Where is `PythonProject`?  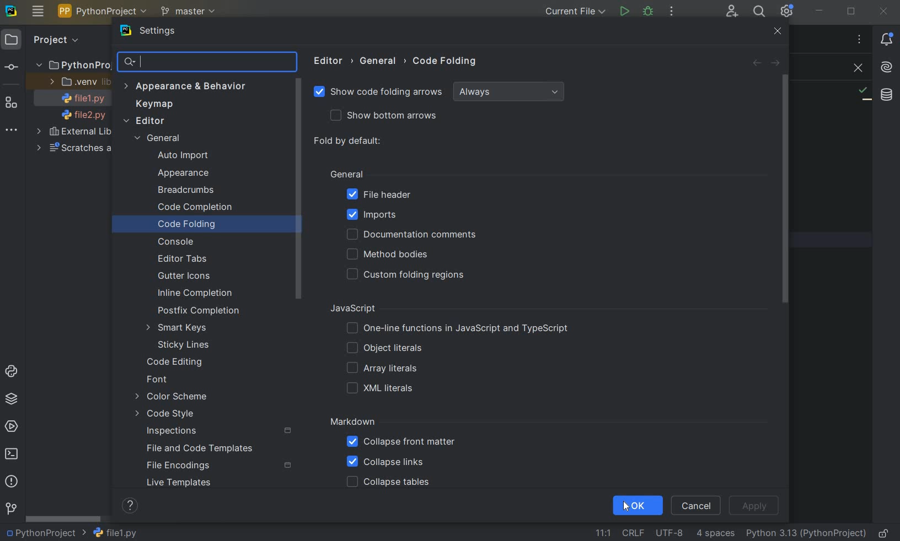
PythonProject is located at coordinates (73, 66).